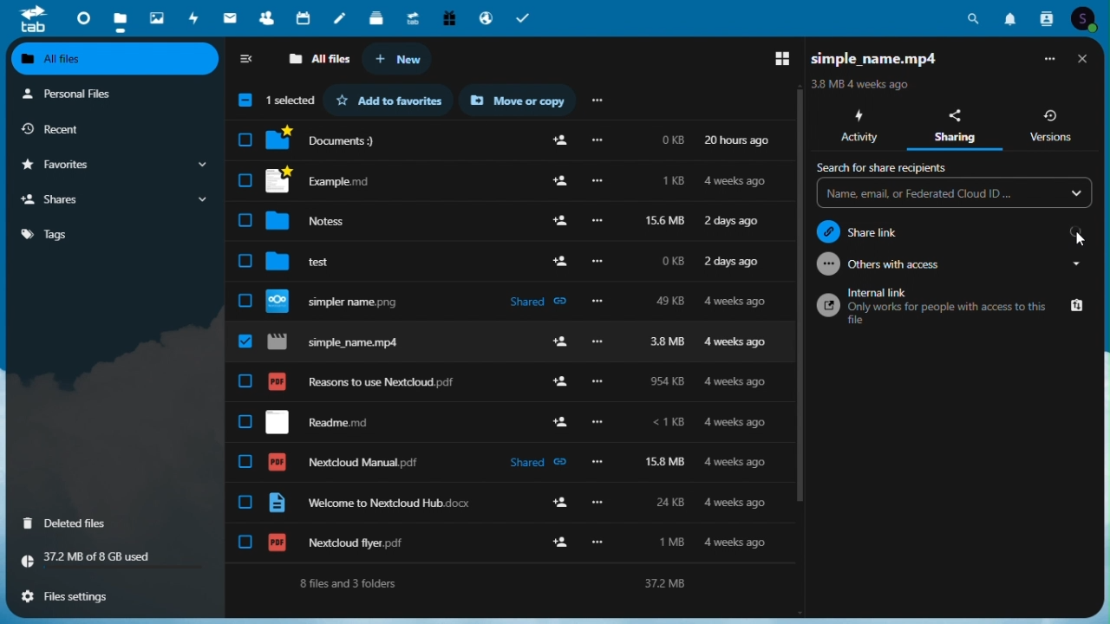 This screenshot has height=624, width=1110. Describe the element at coordinates (507, 463) in the screenshot. I see `files` at that location.